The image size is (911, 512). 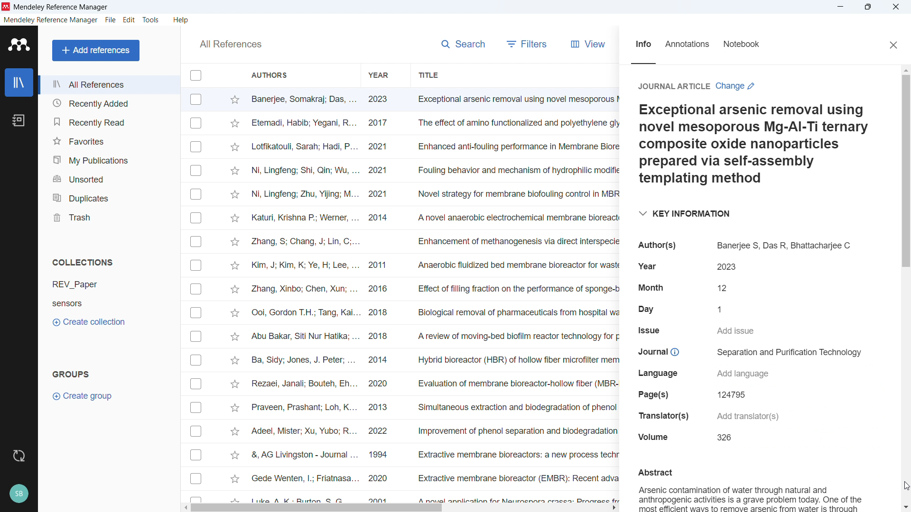 I want to click on trash, so click(x=110, y=216).